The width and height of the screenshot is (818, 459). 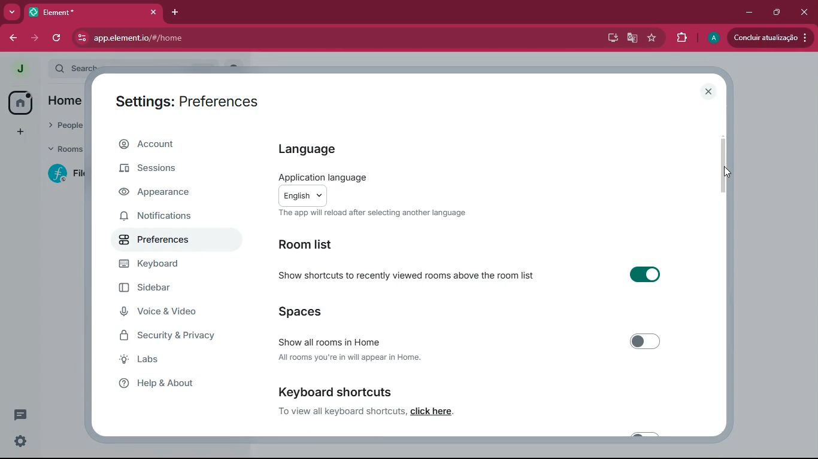 I want to click on sidebar, so click(x=165, y=289).